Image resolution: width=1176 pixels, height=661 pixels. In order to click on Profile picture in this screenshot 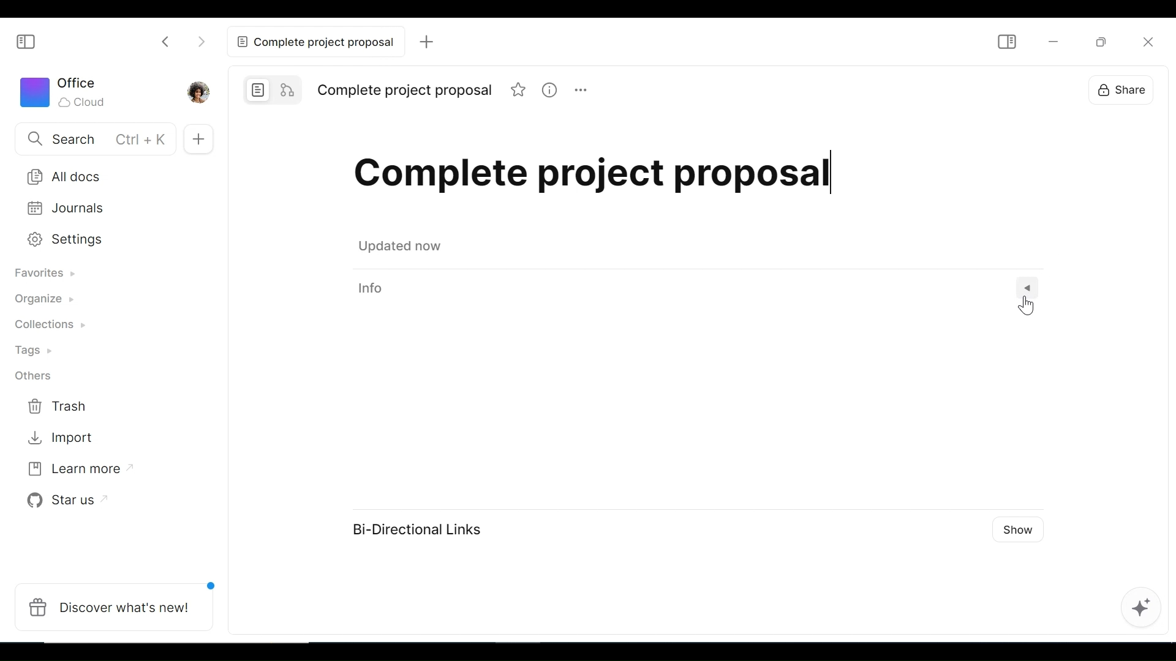, I will do `click(199, 91)`.